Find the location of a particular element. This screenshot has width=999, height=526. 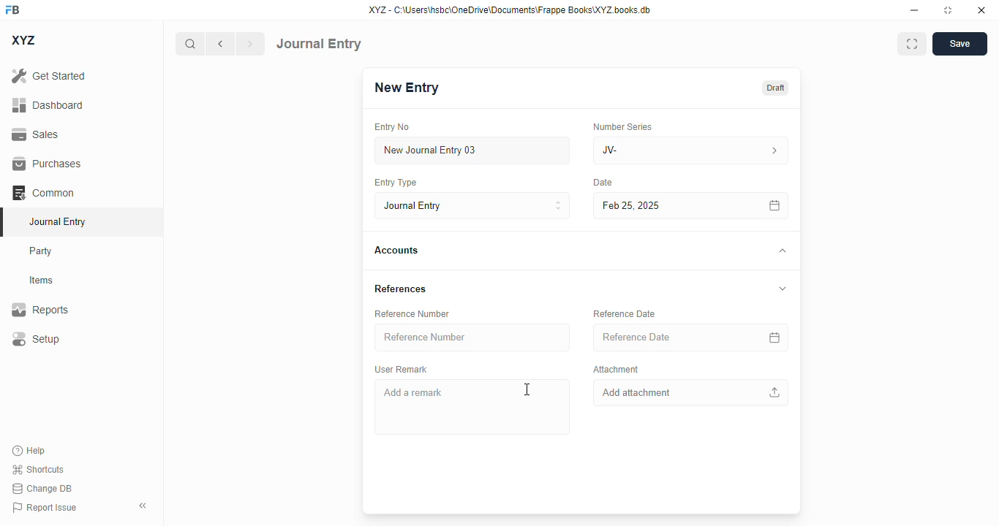

change DB is located at coordinates (42, 488).